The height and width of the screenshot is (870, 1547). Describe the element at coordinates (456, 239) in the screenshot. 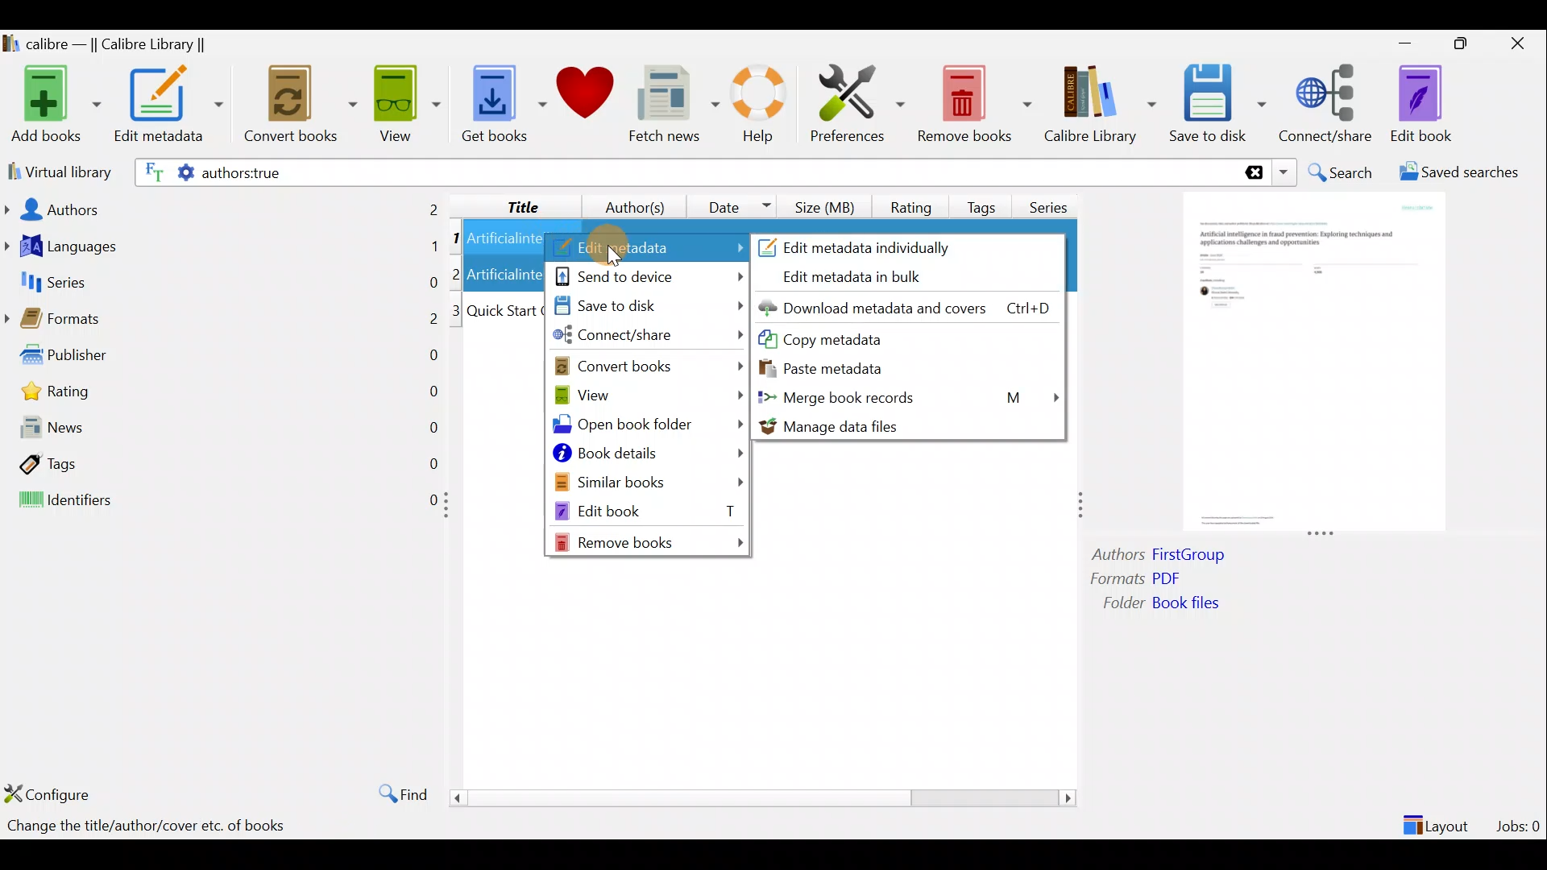

I see `1` at that location.